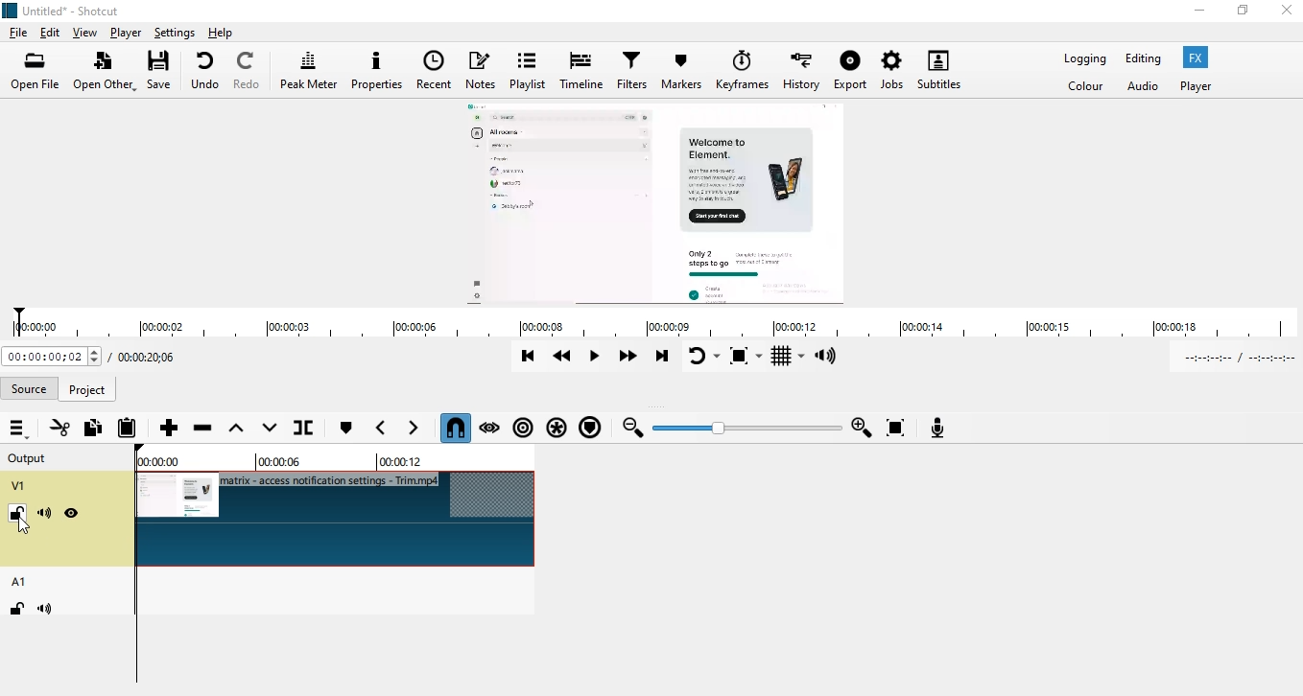 This screenshot has height=696, width=1303. Describe the element at coordinates (72, 514) in the screenshot. I see `hide` at that location.